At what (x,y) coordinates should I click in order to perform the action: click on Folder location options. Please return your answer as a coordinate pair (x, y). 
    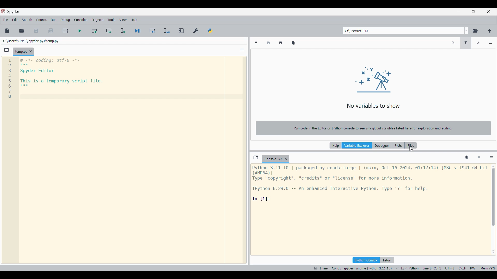
    Looking at the image, I should click on (466, 31).